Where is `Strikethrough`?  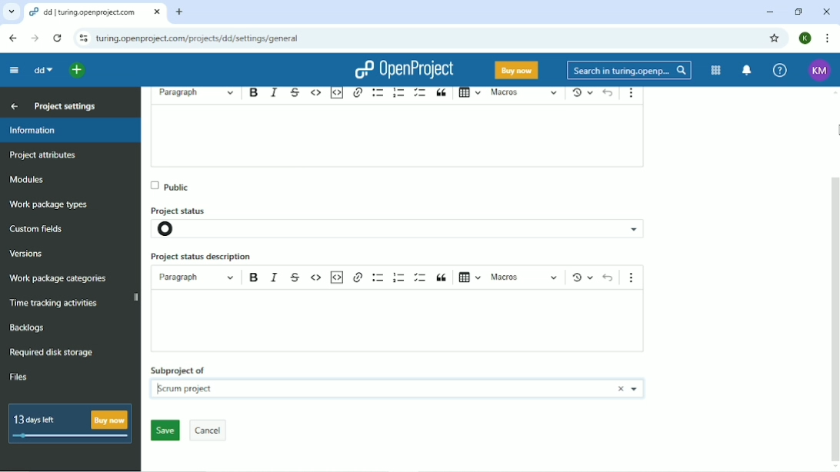 Strikethrough is located at coordinates (295, 276).